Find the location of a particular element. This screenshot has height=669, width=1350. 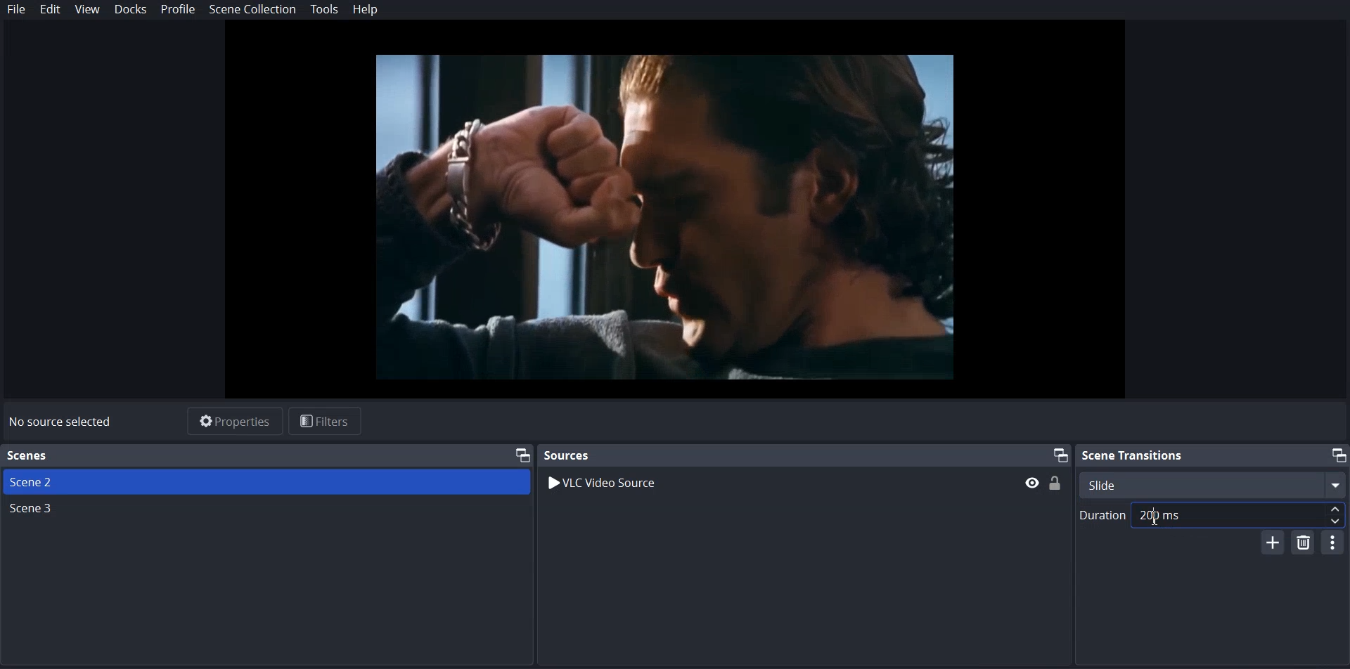

Scene Collection is located at coordinates (253, 11).